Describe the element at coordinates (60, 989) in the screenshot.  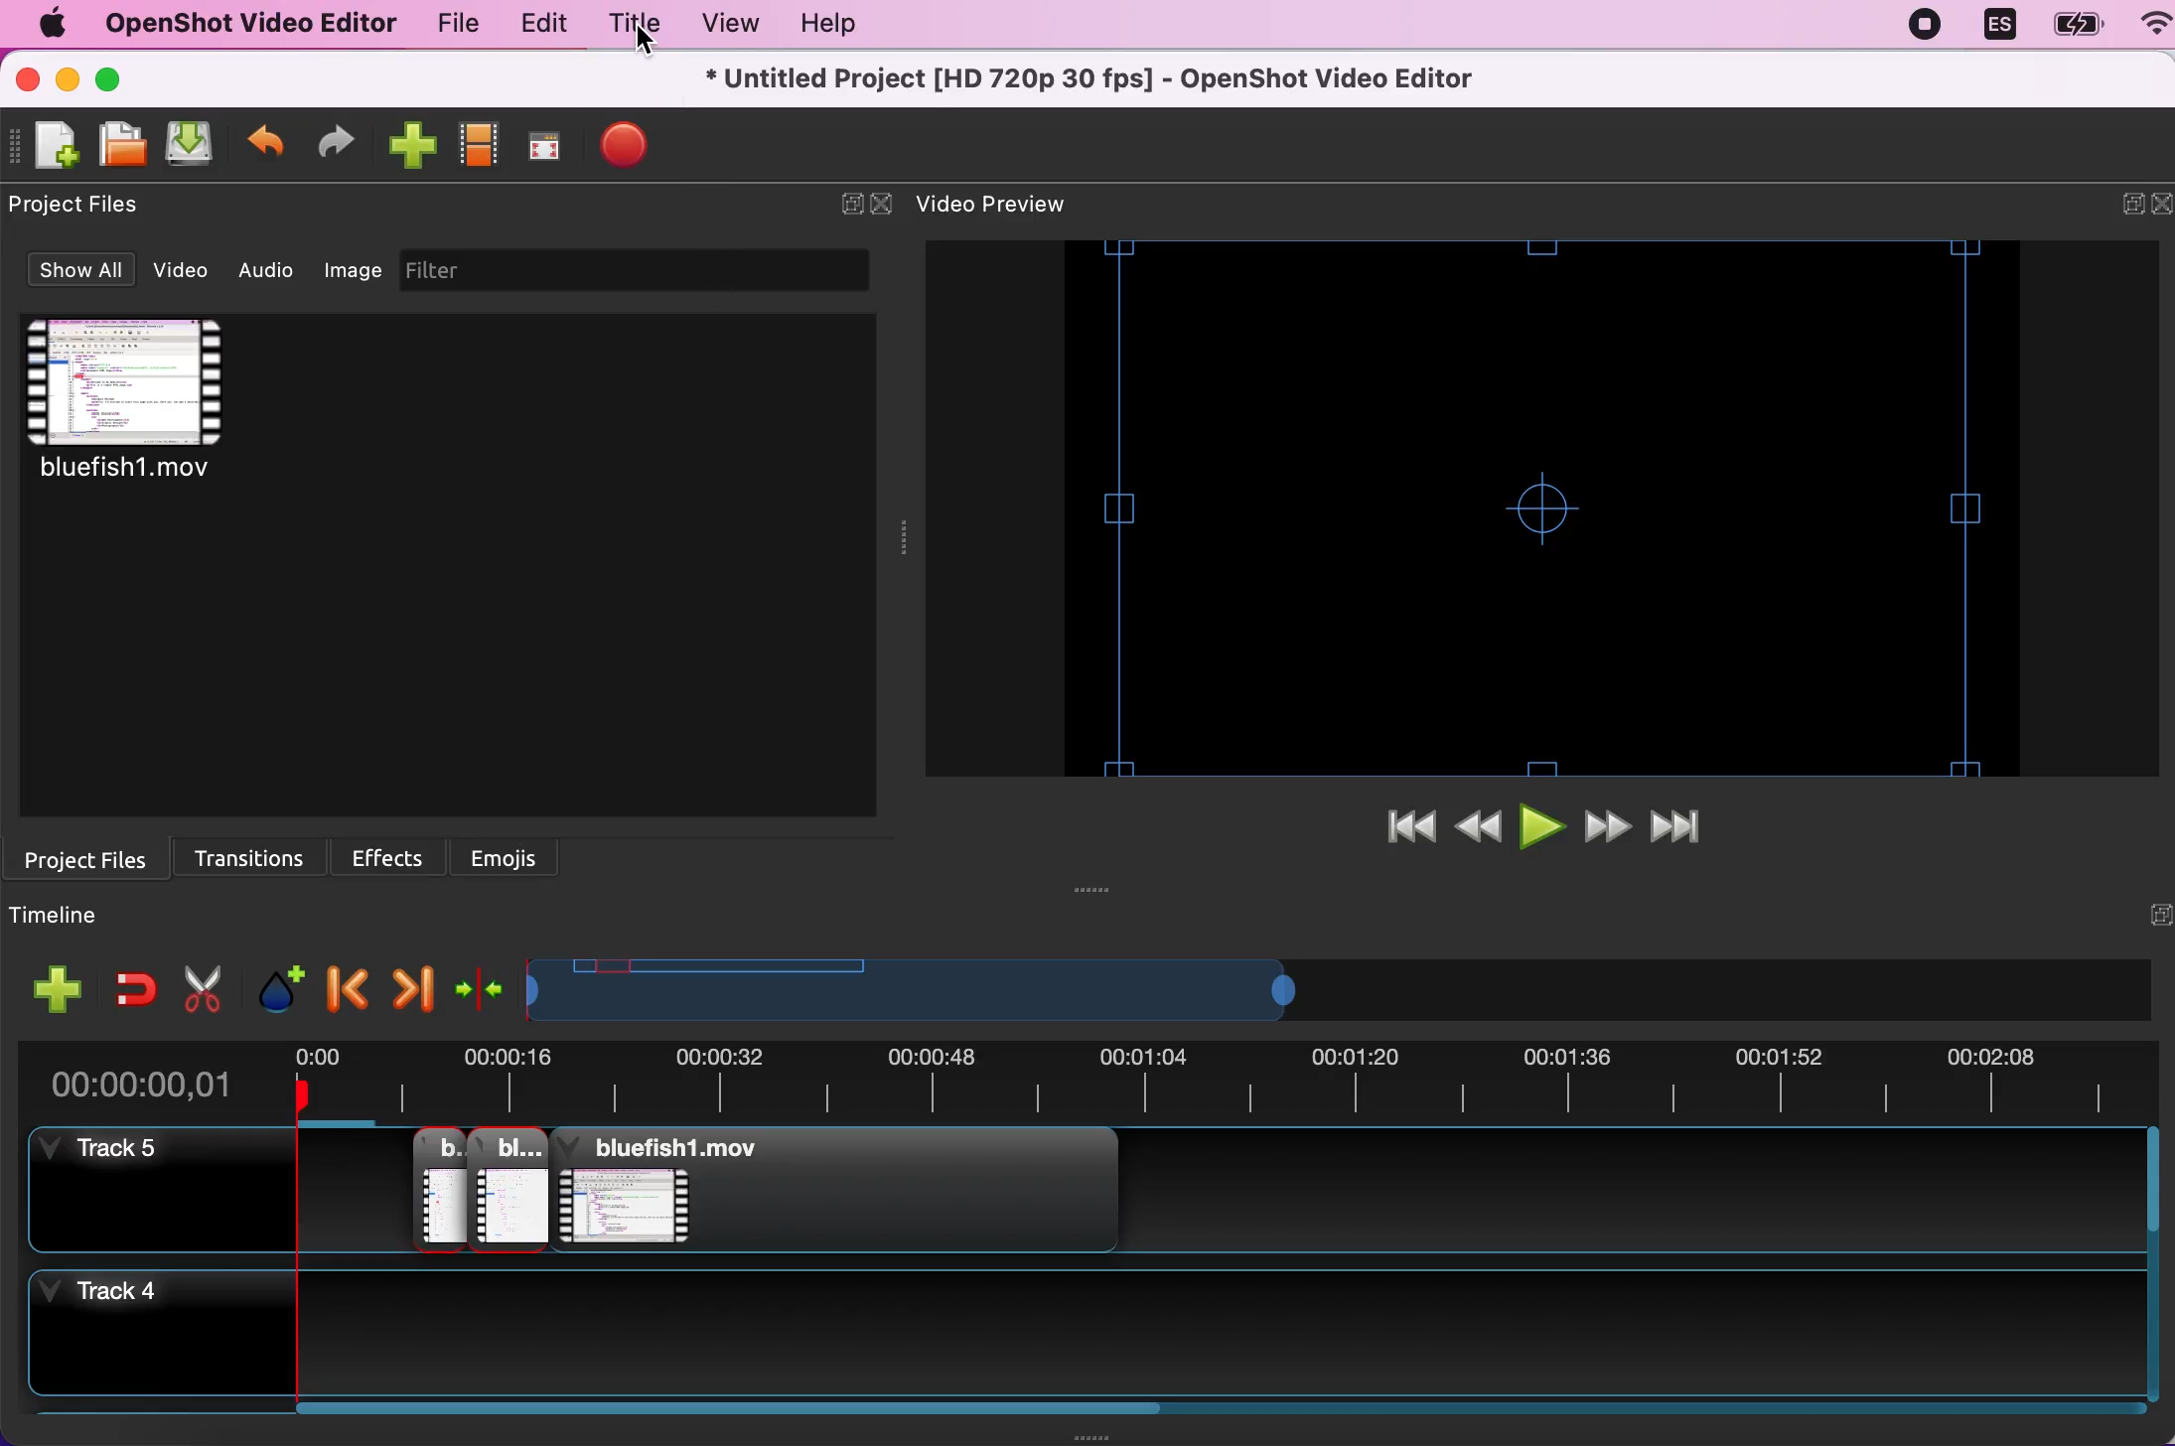
I see `add track` at that location.